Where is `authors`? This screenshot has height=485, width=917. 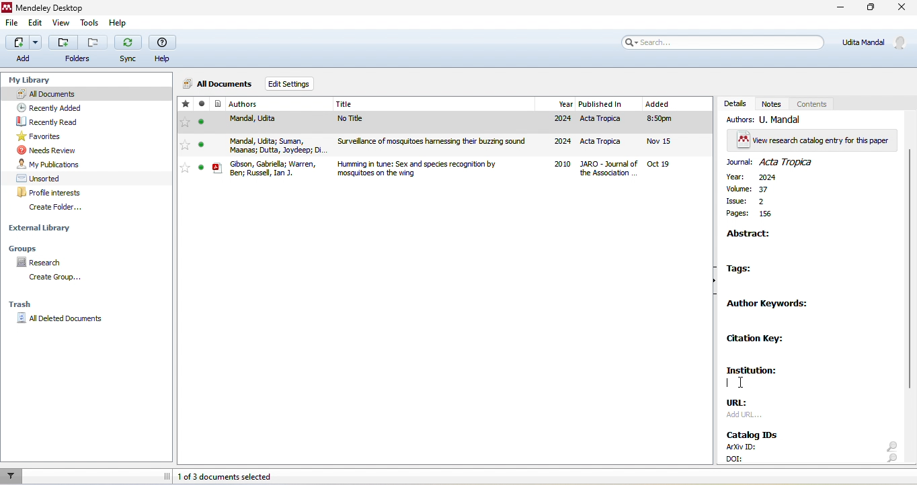 authors is located at coordinates (260, 105).